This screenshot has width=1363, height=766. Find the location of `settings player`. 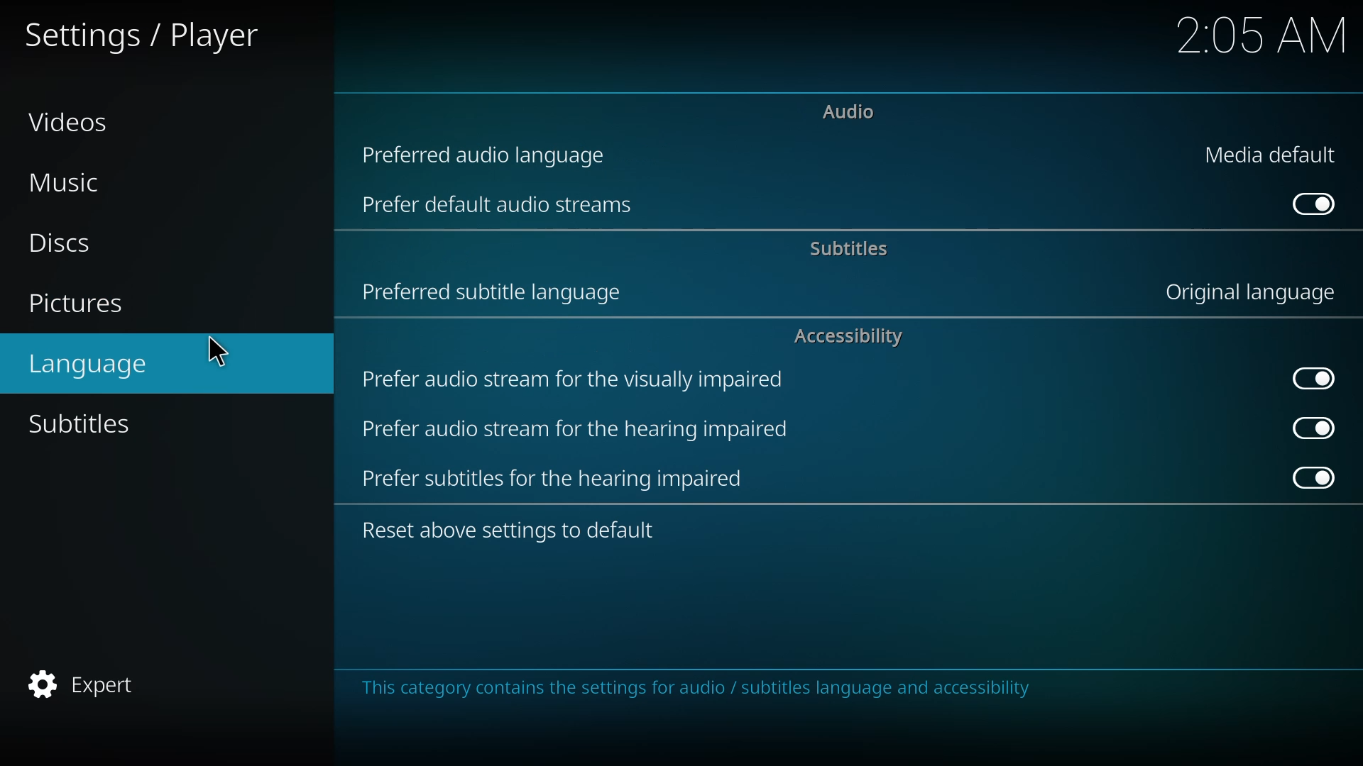

settings player is located at coordinates (146, 35).